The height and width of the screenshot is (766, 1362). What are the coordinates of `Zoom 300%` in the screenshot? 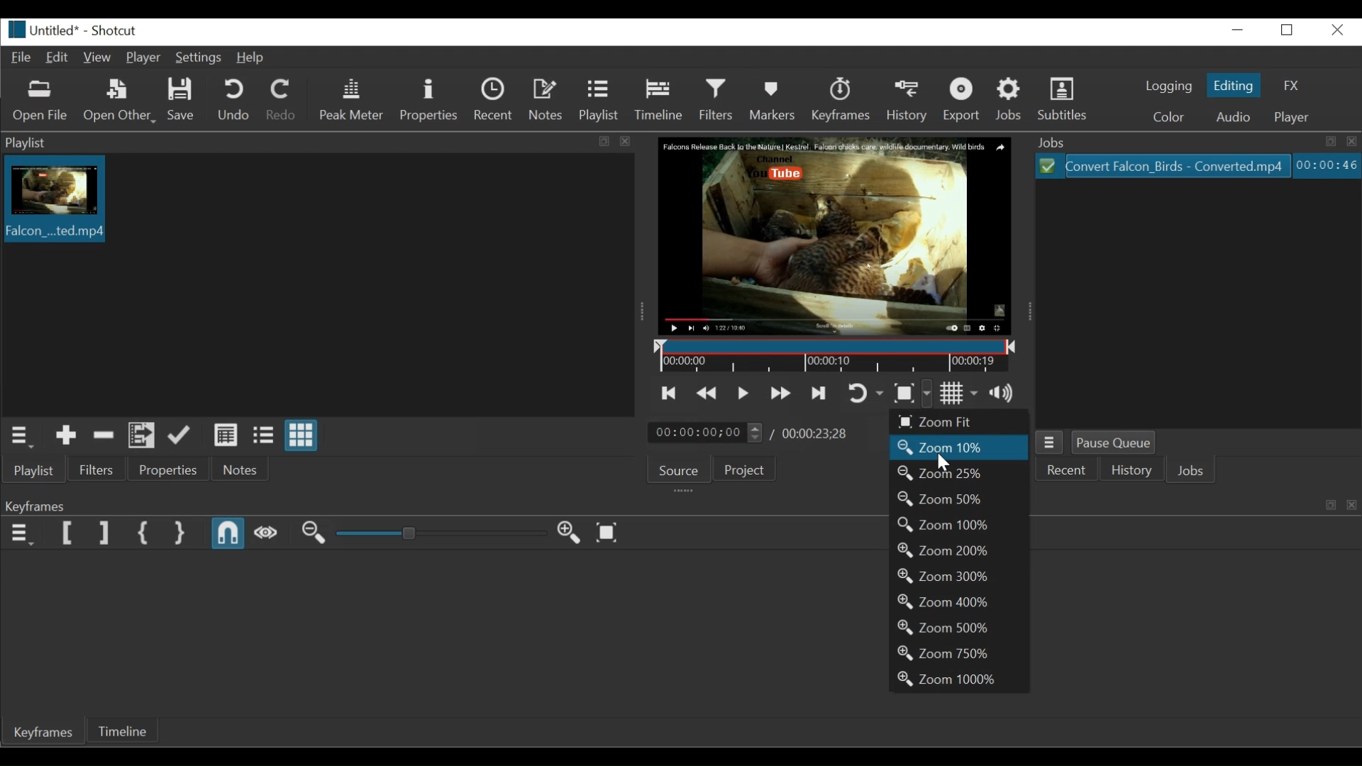 It's located at (959, 576).